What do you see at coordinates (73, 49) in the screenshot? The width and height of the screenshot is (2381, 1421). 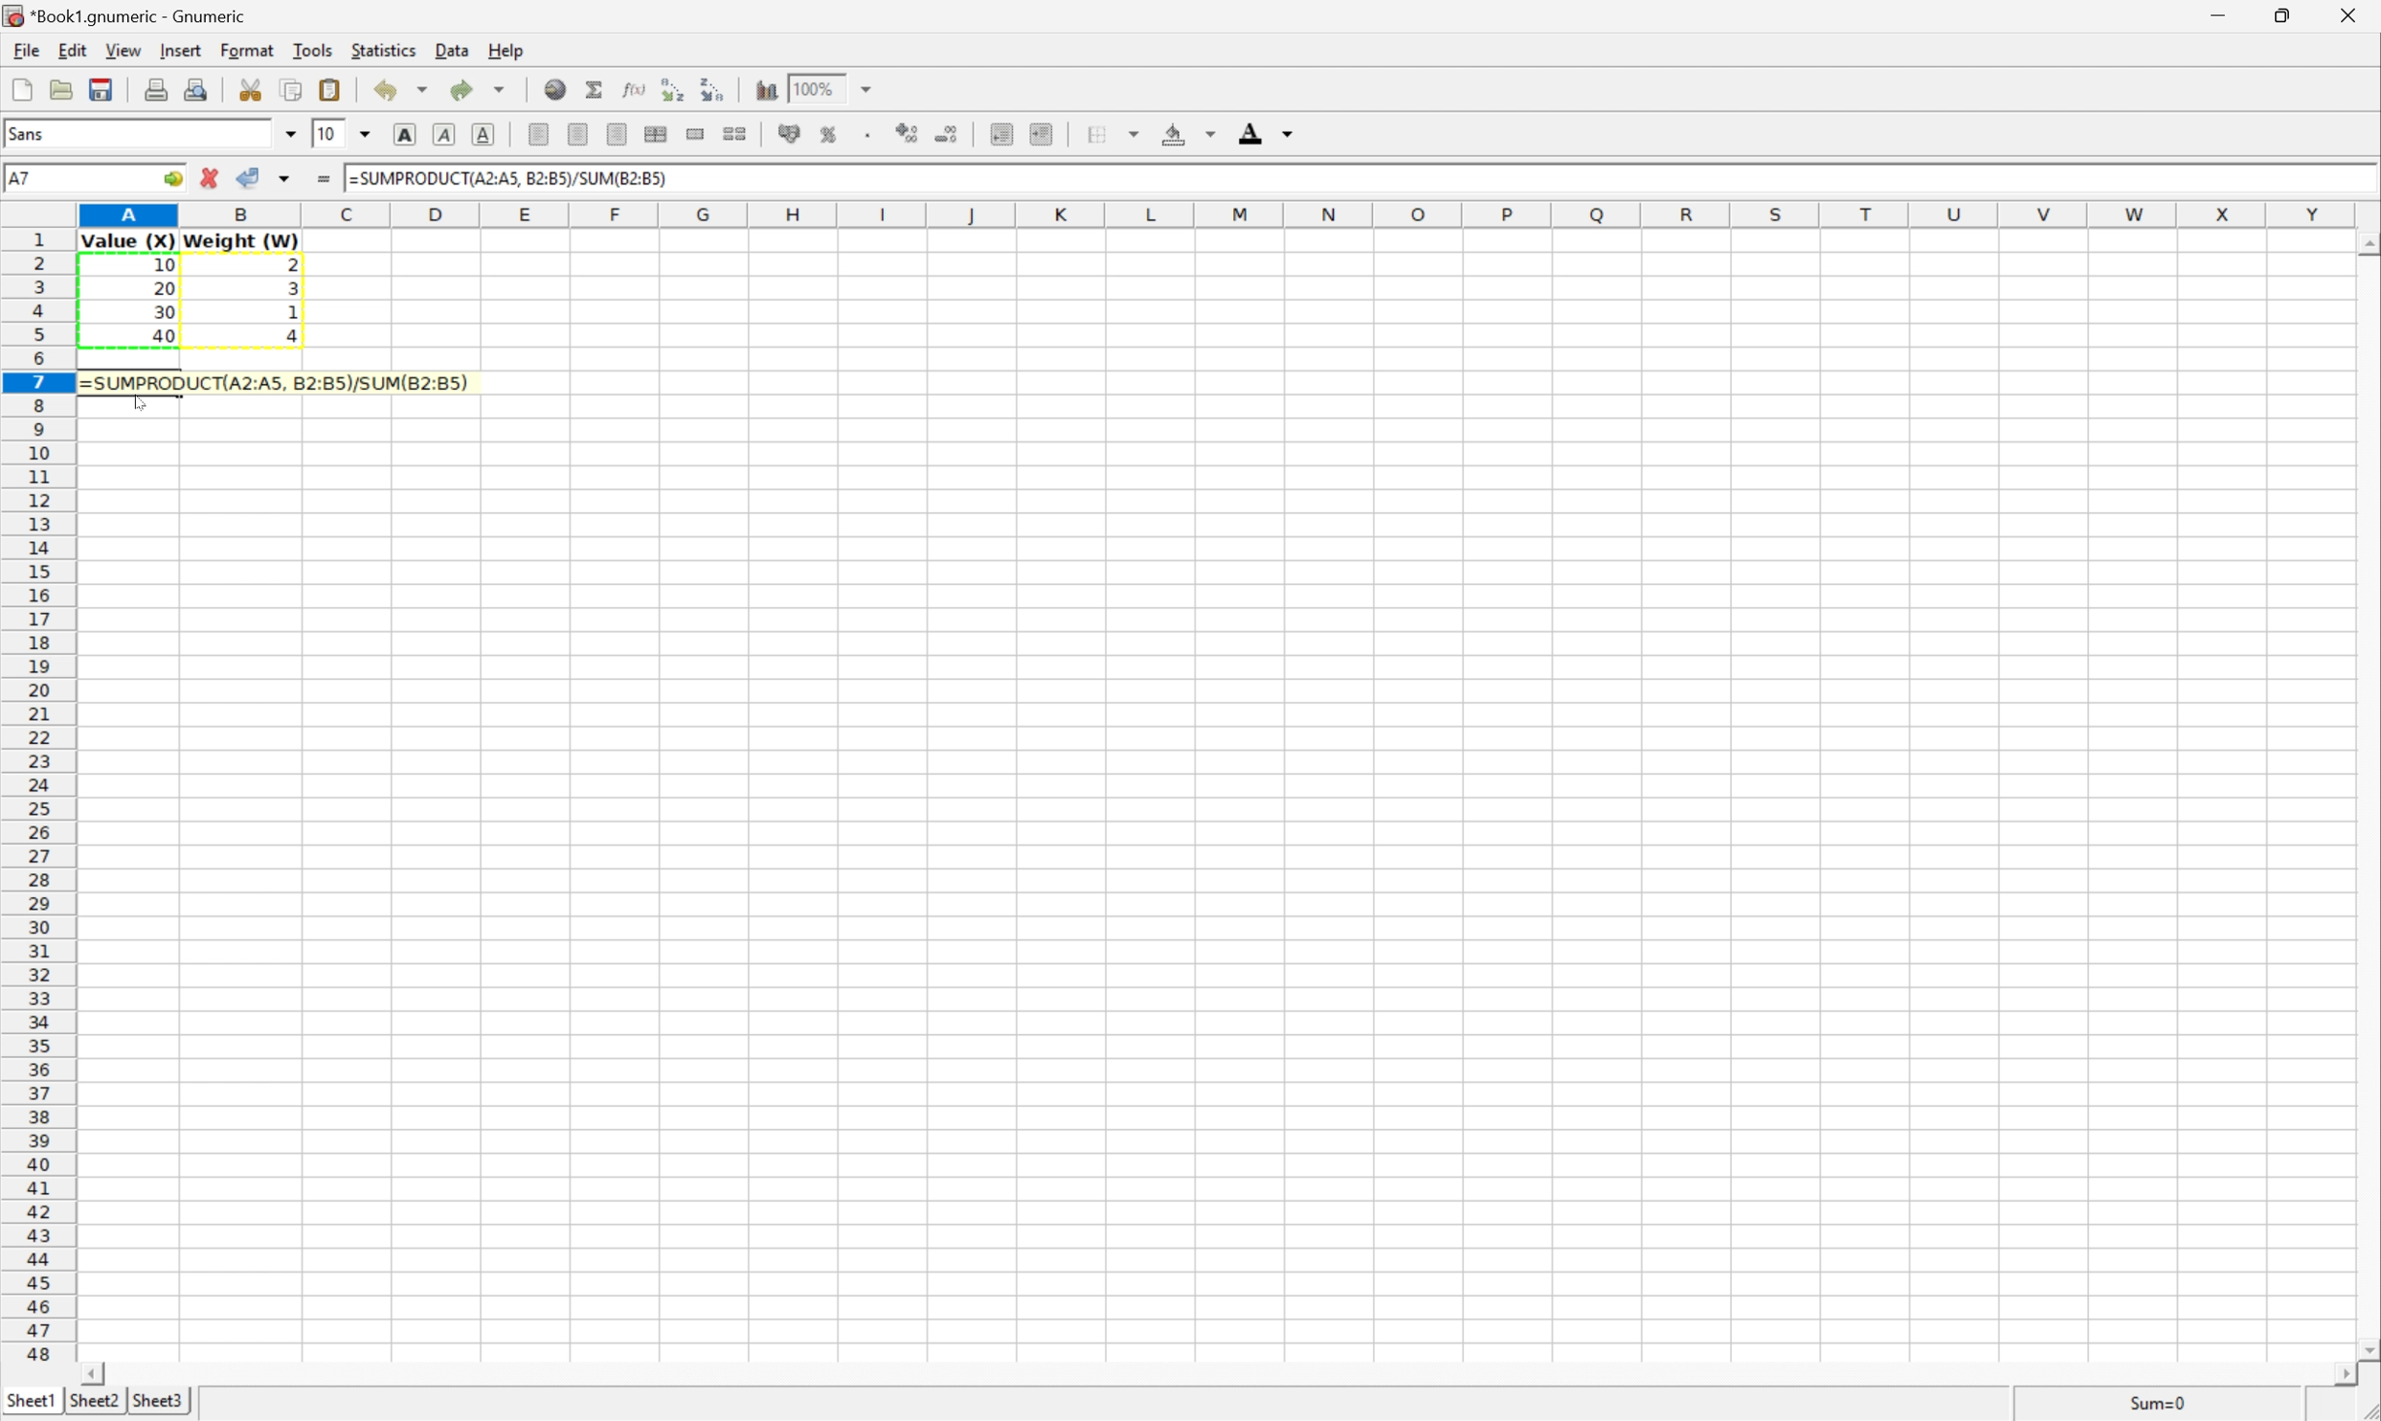 I see `Edit` at bounding box center [73, 49].